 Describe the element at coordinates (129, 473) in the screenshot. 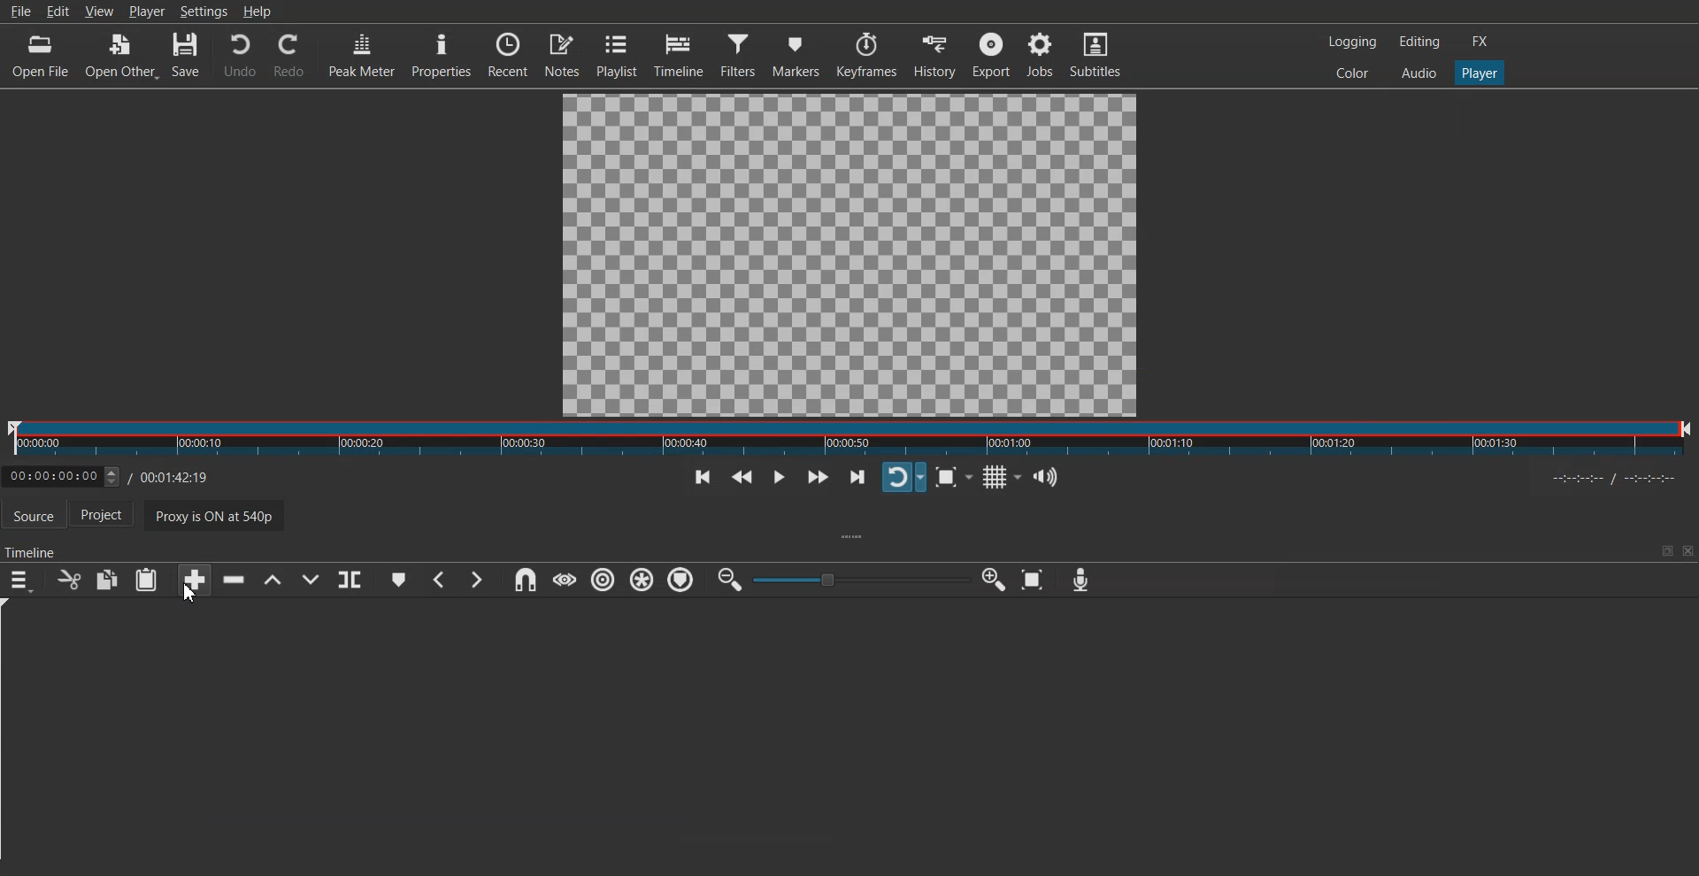

I see `Timeline` at that location.